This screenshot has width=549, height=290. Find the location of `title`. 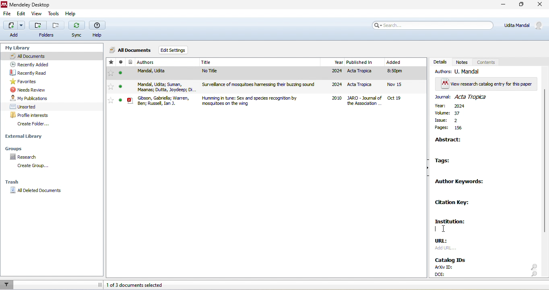

title is located at coordinates (27, 4).